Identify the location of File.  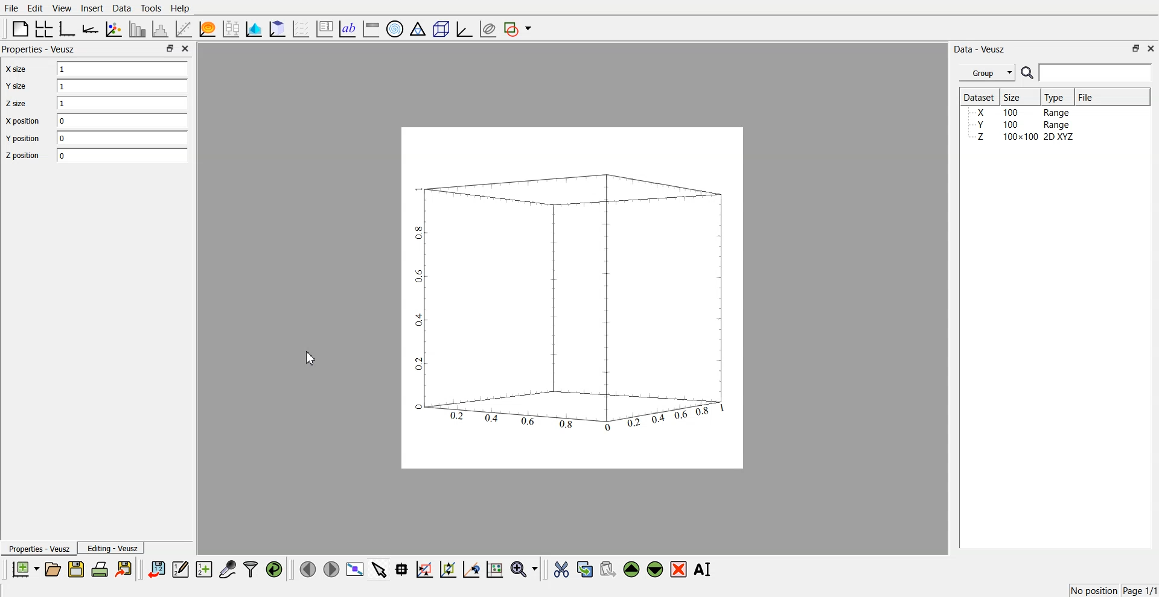
(1087, 96).